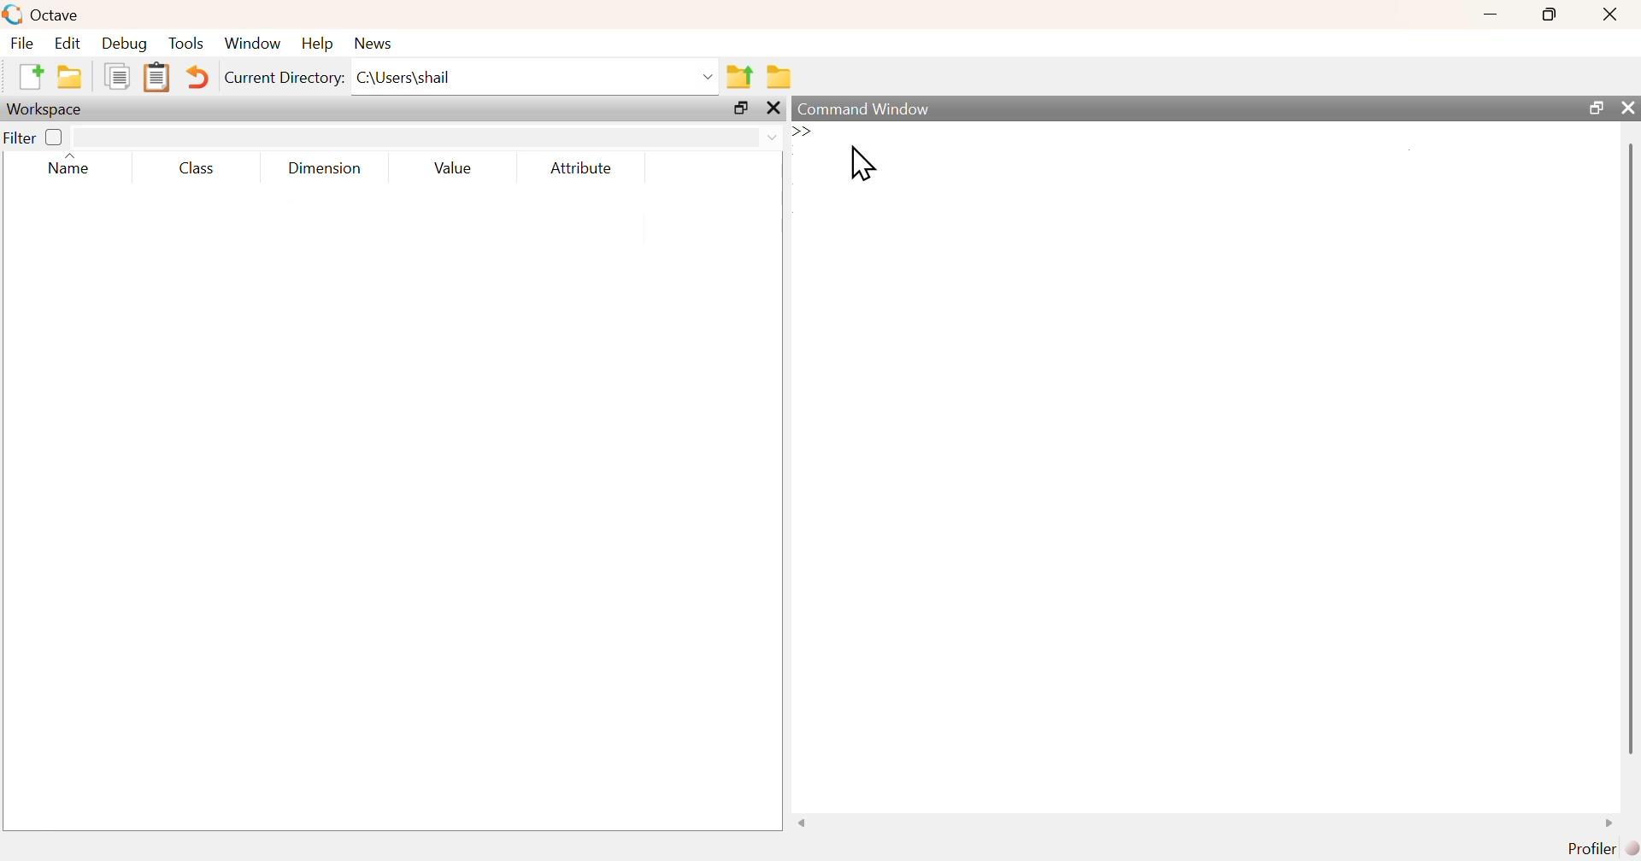 The height and width of the screenshot is (861, 1641). What do you see at coordinates (864, 109) in the screenshot?
I see `Command Window` at bounding box center [864, 109].